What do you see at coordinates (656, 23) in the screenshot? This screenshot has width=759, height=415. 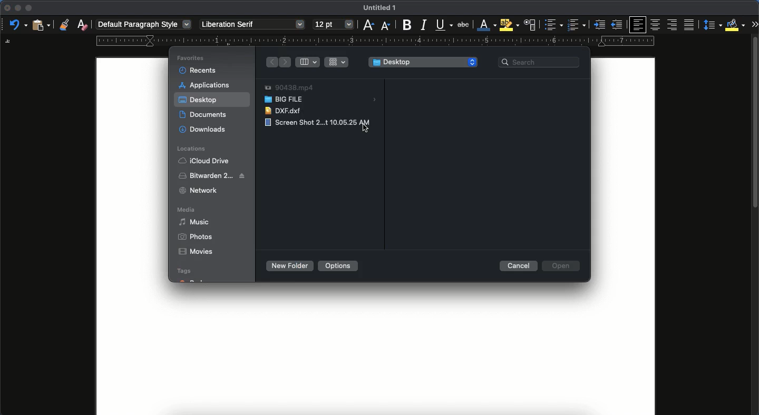 I see `center align` at bounding box center [656, 23].